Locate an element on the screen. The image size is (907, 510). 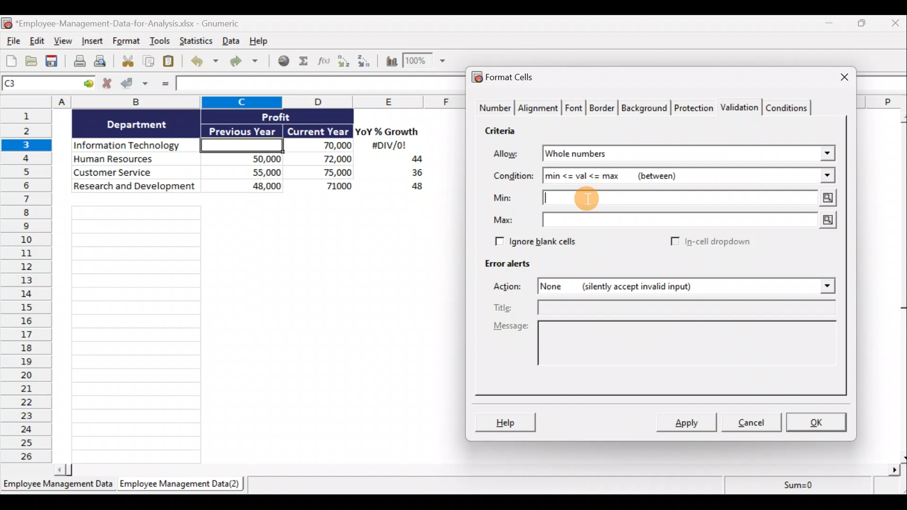
Cut selection is located at coordinates (127, 61).